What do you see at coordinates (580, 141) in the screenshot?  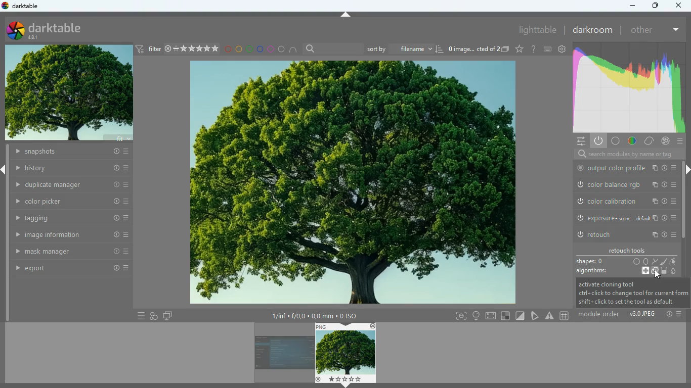 I see `settings` at bounding box center [580, 141].